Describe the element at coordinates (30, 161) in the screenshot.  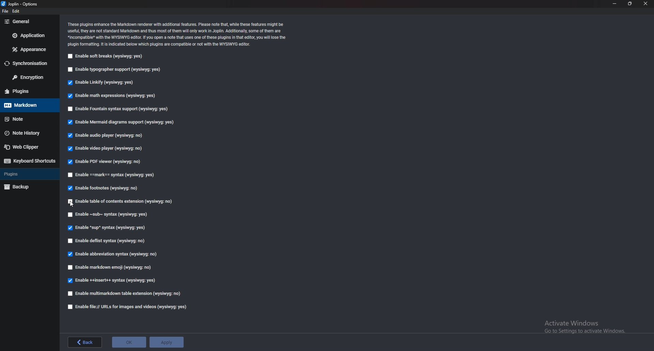
I see `Keyboard shortcuts` at that location.